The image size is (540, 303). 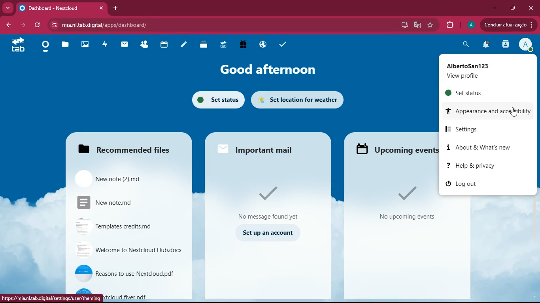 I want to click on log out, so click(x=481, y=184).